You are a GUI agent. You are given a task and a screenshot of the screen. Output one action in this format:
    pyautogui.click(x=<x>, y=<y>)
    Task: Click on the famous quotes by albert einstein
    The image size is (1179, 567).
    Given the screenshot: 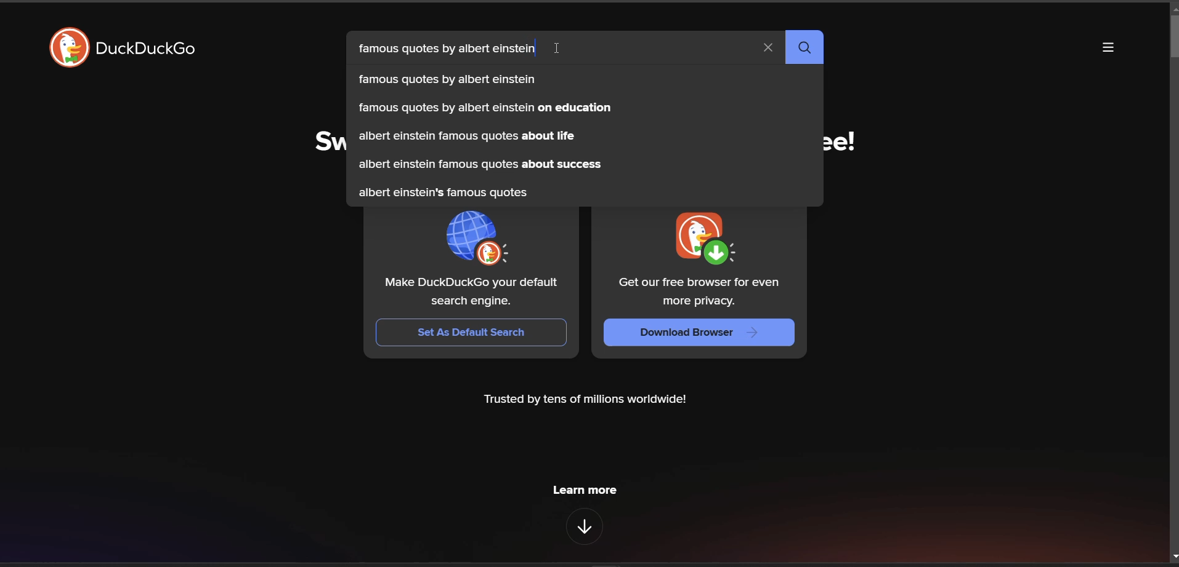 What is the action you would take?
    pyautogui.click(x=444, y=49)
    